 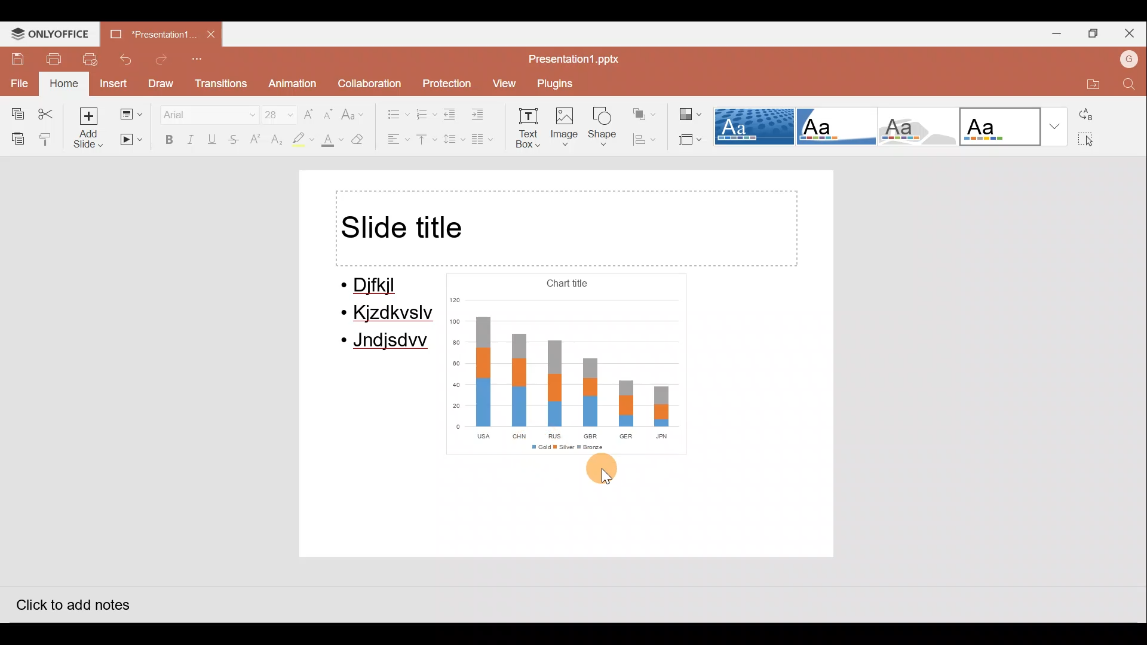 What do you see at coordinates (922, 125) in the screenshot?
I see `Theme 3` at bounding box center [922, 125].